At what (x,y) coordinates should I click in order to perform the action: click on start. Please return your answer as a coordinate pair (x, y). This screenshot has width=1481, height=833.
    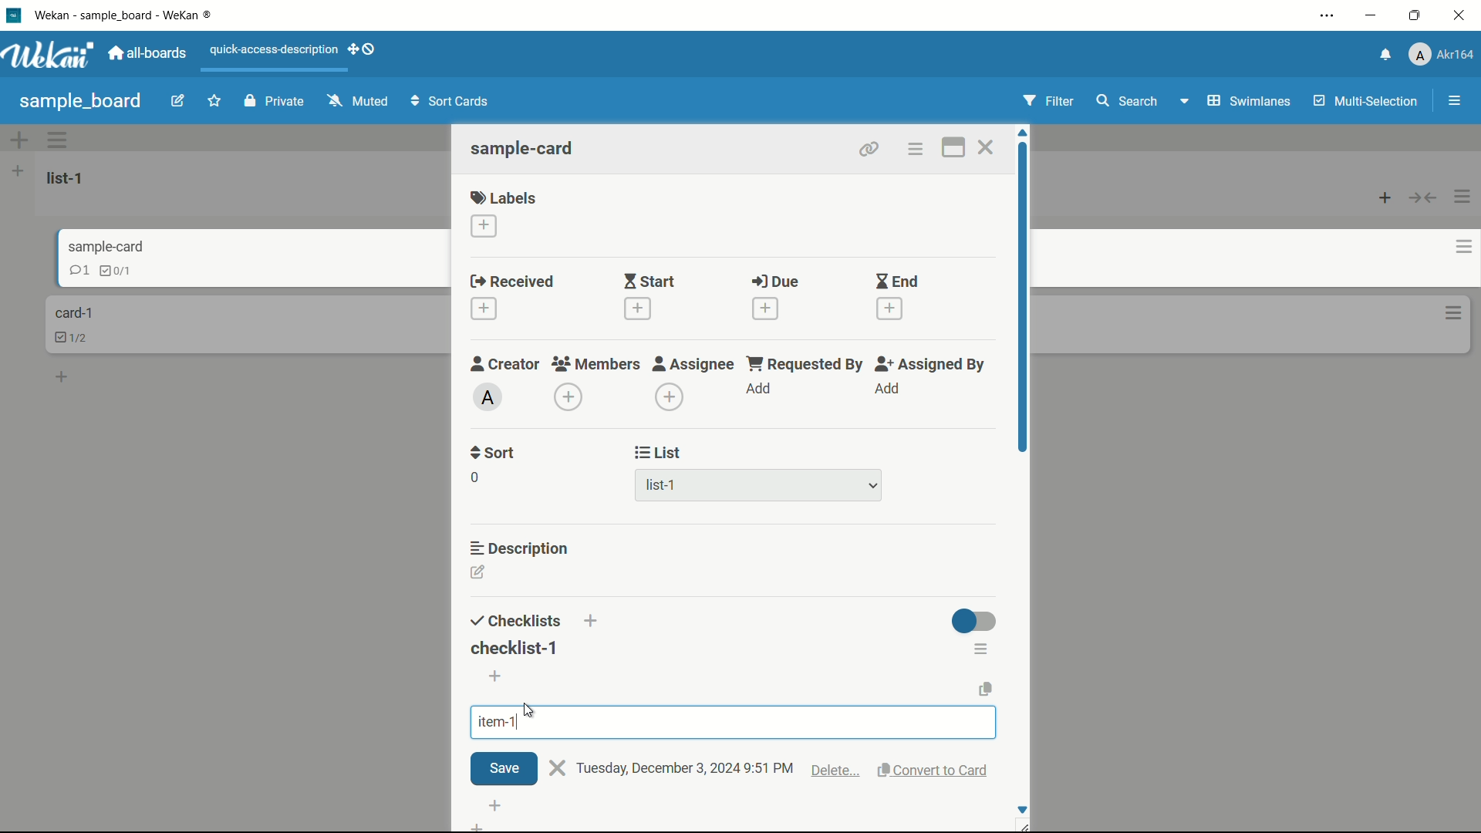
    Looking at the image, I should click on (651, 281).